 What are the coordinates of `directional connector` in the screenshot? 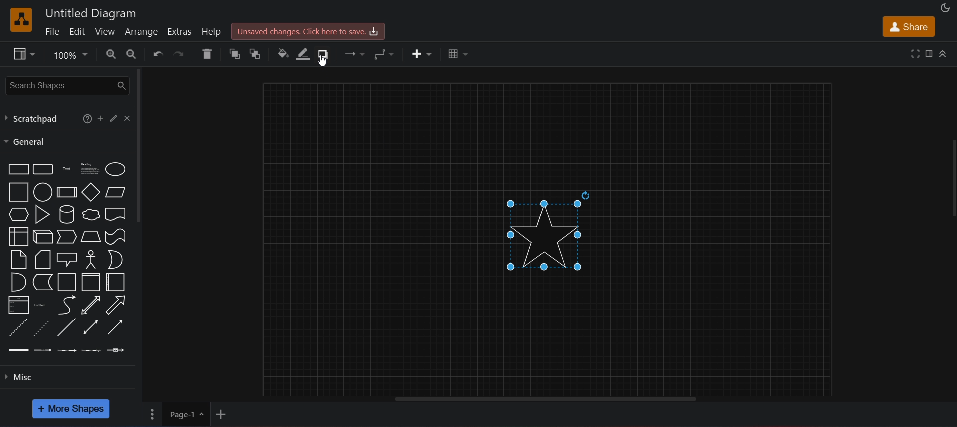 It's located at (114, 328).